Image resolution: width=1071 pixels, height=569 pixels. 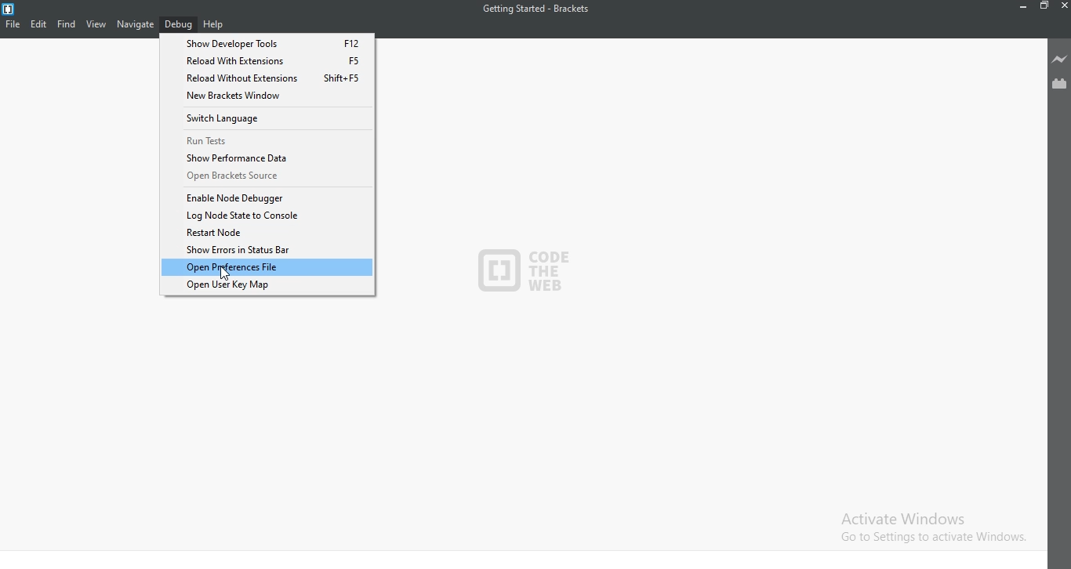 I want to click on open brackets source, so click(x=263, y=176).